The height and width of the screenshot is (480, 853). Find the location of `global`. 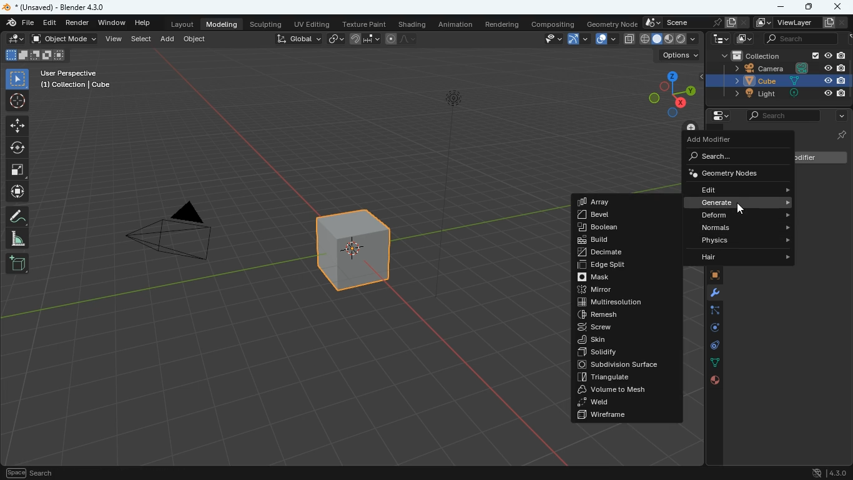

global is located at coordinates (298, 40).